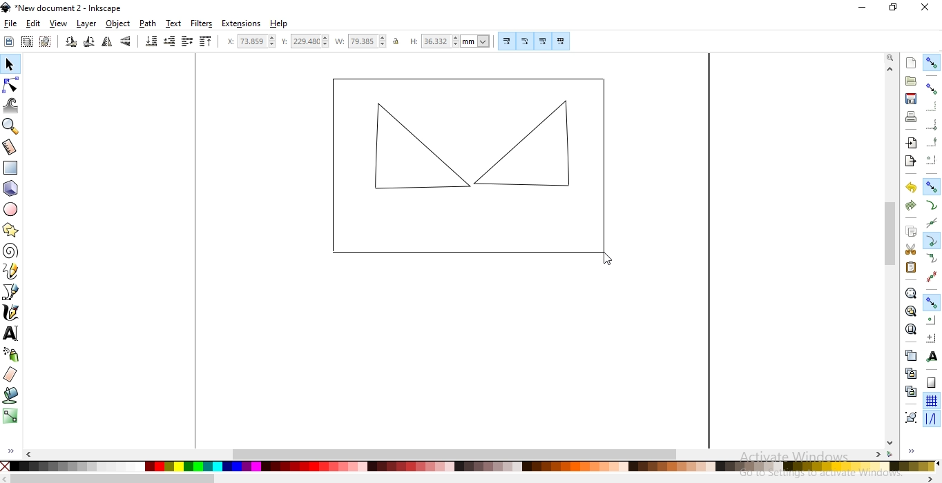 The width and height of the screenshot is (942, 483). Describe the element at coordinates (10, 168) in the screenshot. I see `create rectangles or squares` at that location.